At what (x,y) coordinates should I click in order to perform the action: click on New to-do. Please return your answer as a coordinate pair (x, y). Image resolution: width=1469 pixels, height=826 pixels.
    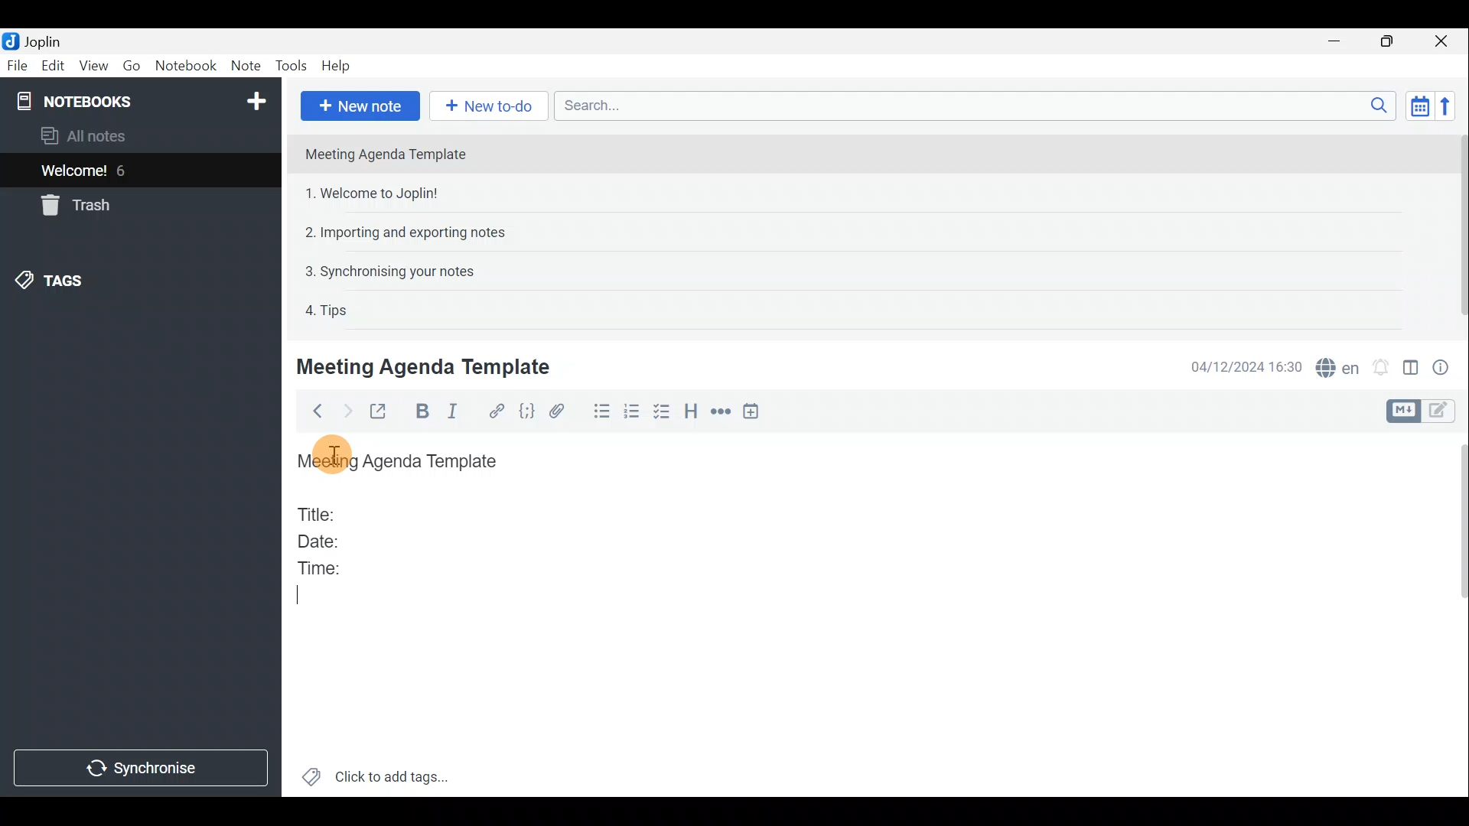
    Looking at the image, I should click on (485, 105).